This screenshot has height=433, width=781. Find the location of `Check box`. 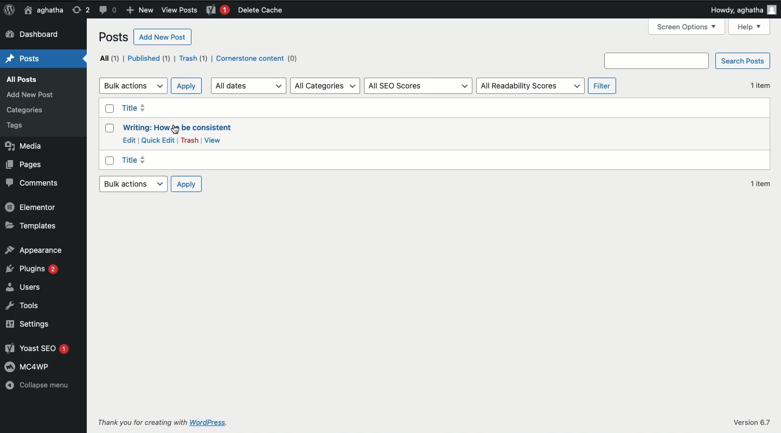

Check box is located at coordinates (108, 128).